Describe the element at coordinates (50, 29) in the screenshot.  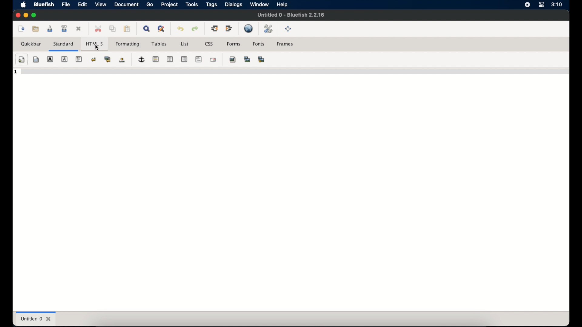
I see `save current file` at that location.